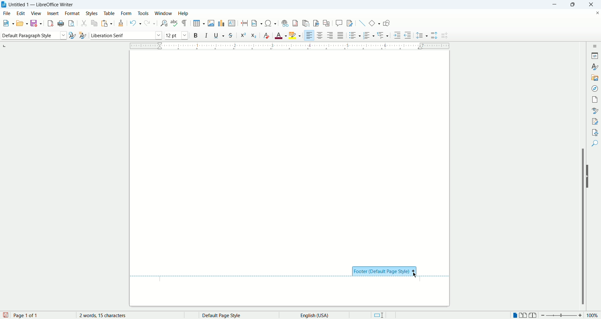 The width and height of the screenshot is (601, 319). Describe the element at coordinates (557, 4) in the screenshot. I see `minimize` at that location.